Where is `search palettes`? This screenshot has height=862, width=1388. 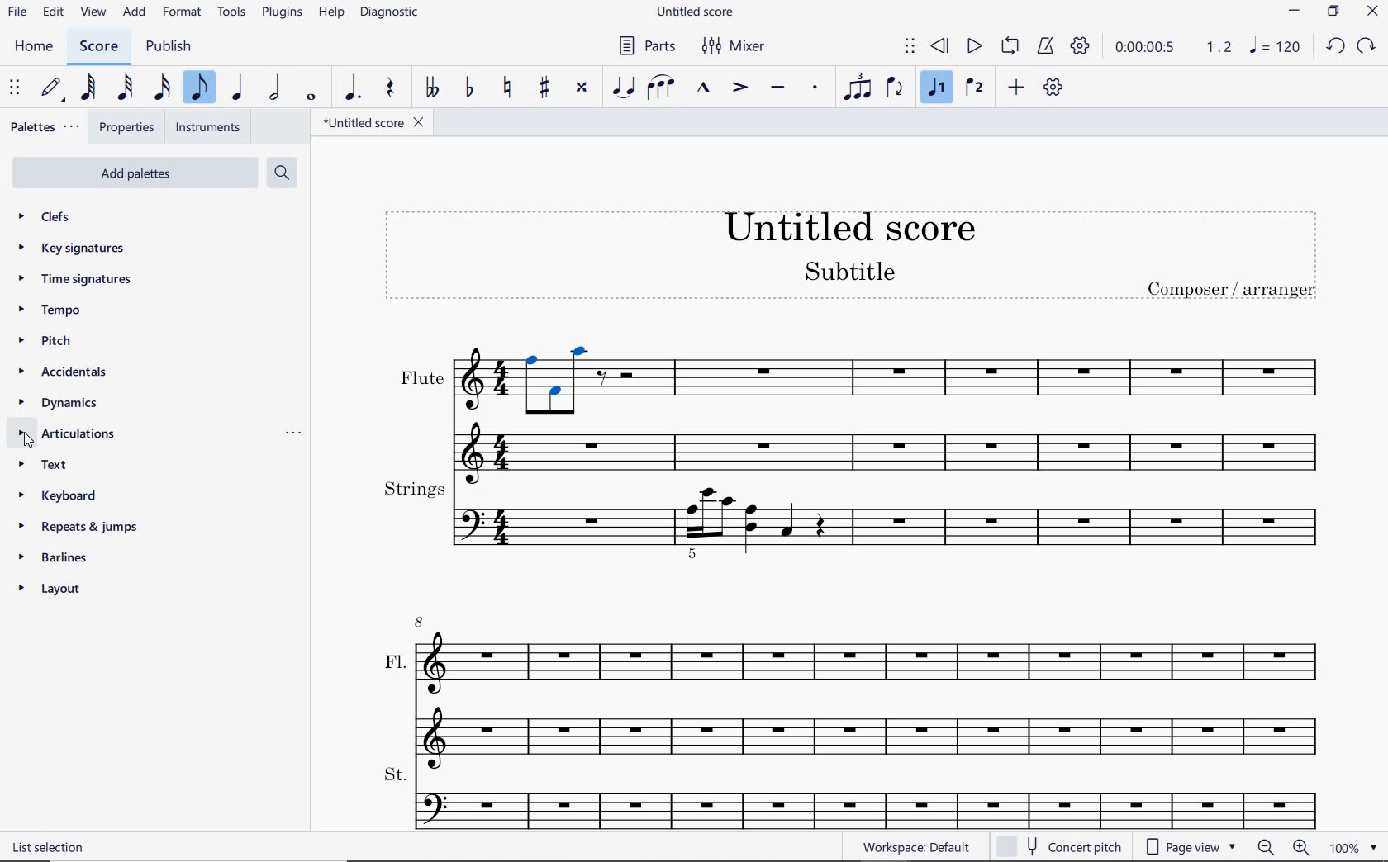 search palettes is located at coordinates (282, 172).